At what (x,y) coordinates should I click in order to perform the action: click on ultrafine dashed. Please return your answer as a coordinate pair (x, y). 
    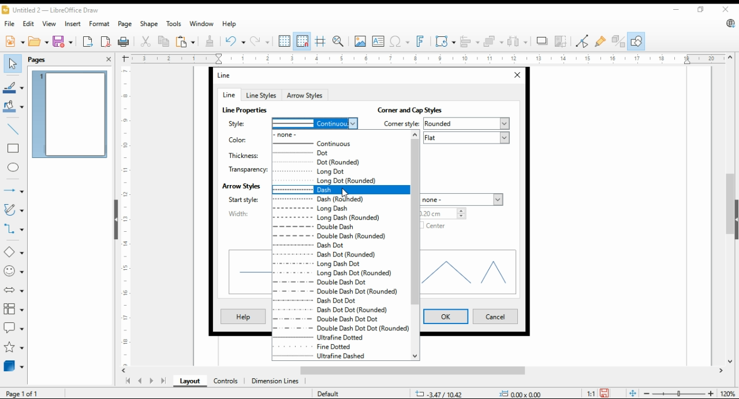
    Looking at the image, I should click on (329, 356).